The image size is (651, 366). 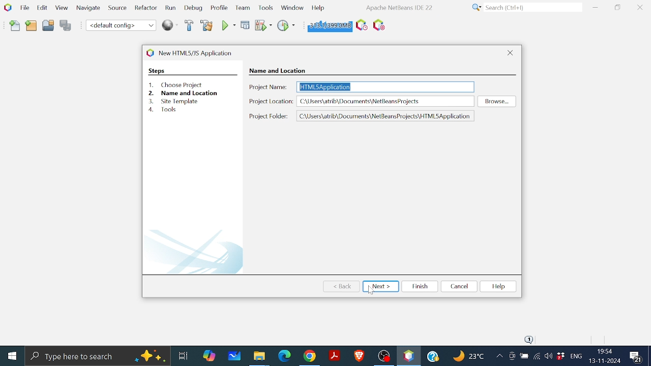 I want to click on Run, so click(x=228, y=25).